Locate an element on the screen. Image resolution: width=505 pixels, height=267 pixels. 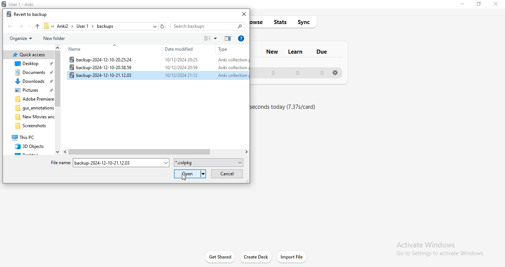
selected file is located at coordinates (158, 76).